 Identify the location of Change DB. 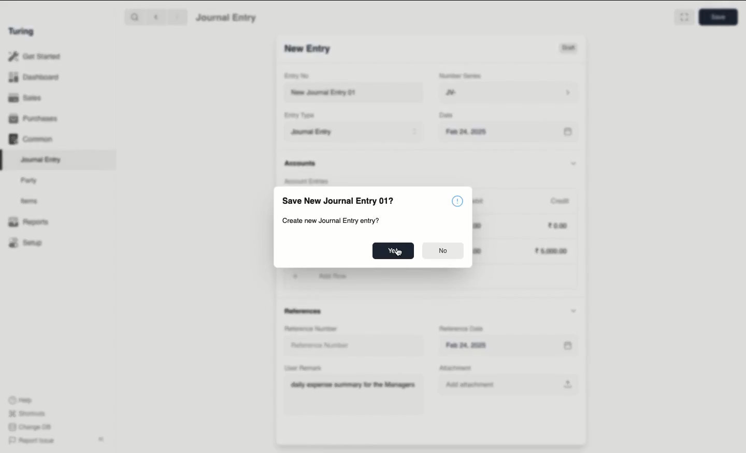
(30, 427).